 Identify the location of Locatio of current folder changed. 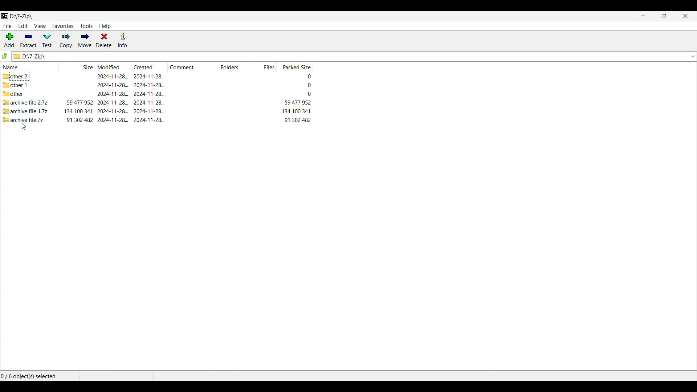
(23, 16).